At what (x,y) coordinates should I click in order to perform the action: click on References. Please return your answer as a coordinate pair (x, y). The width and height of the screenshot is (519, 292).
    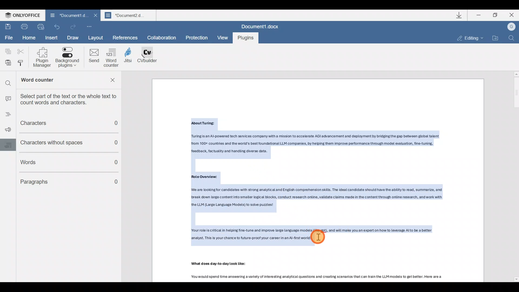
    Looking at the image, I should click on (125, 37).